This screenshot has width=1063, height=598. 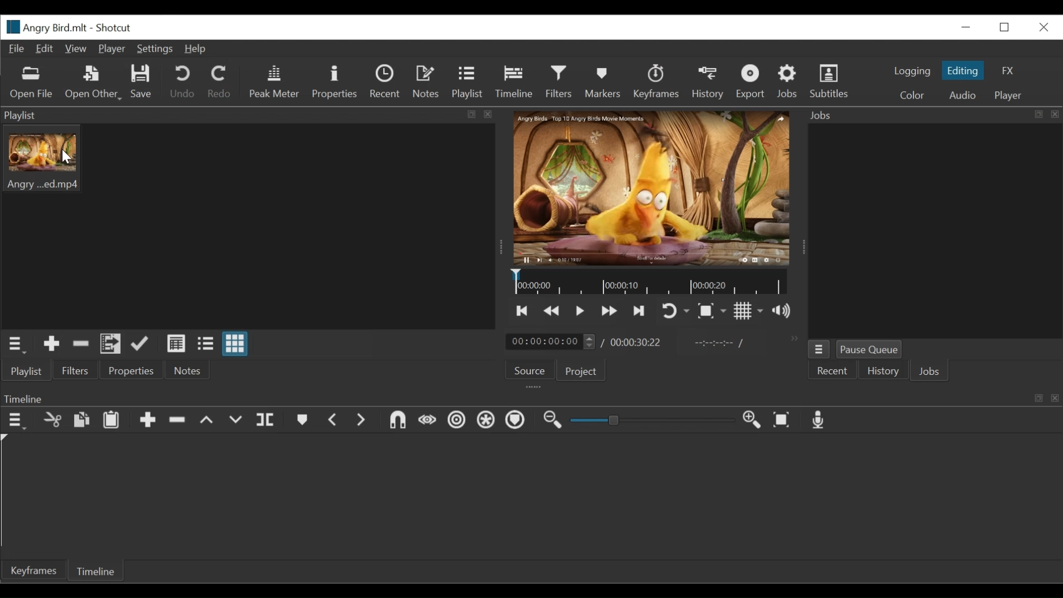 I want to click on Shotcut, so click(x=115, y=28).